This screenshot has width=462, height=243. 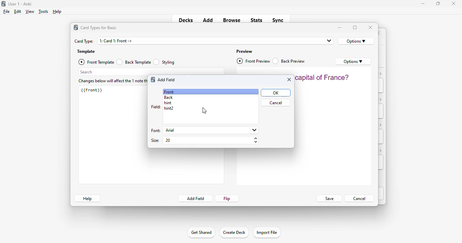 I want to click on import file, so click(x=267, y=233).